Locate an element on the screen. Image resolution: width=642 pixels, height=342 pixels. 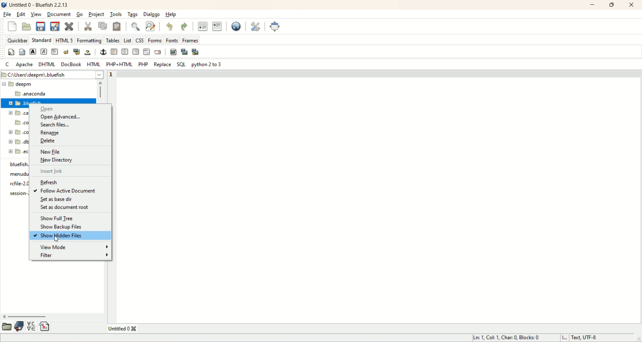
refresh is located at coordinates (49, 181).